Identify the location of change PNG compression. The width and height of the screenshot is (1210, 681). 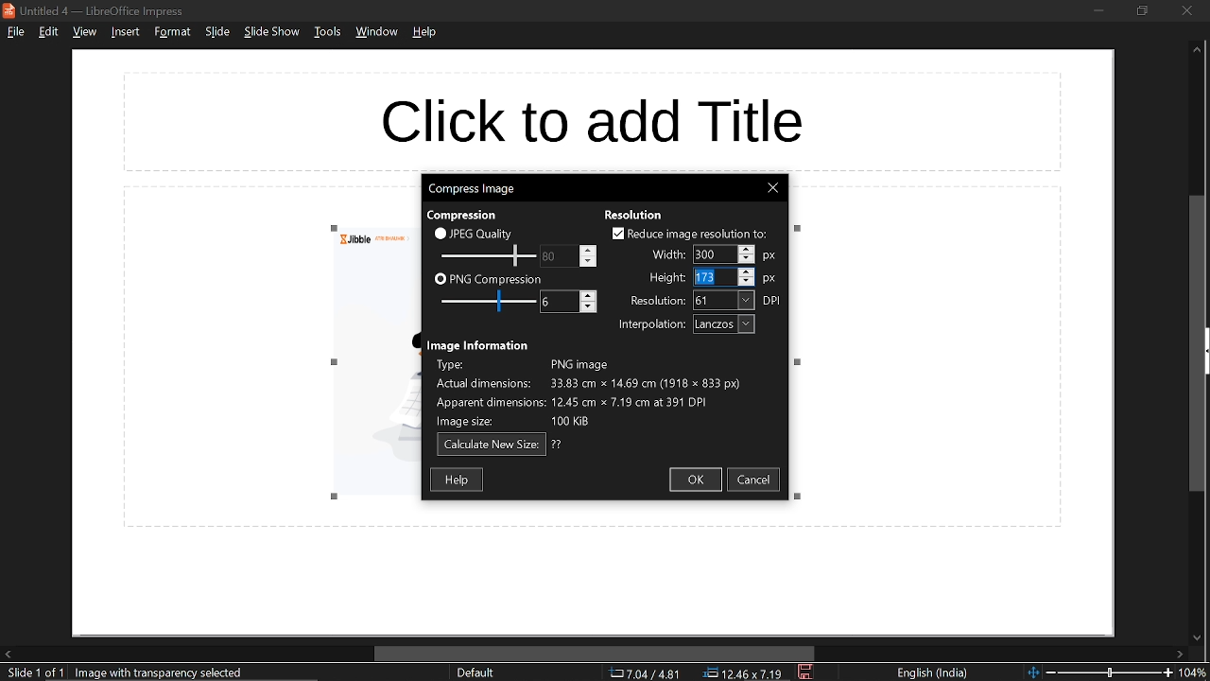
(550, 301).